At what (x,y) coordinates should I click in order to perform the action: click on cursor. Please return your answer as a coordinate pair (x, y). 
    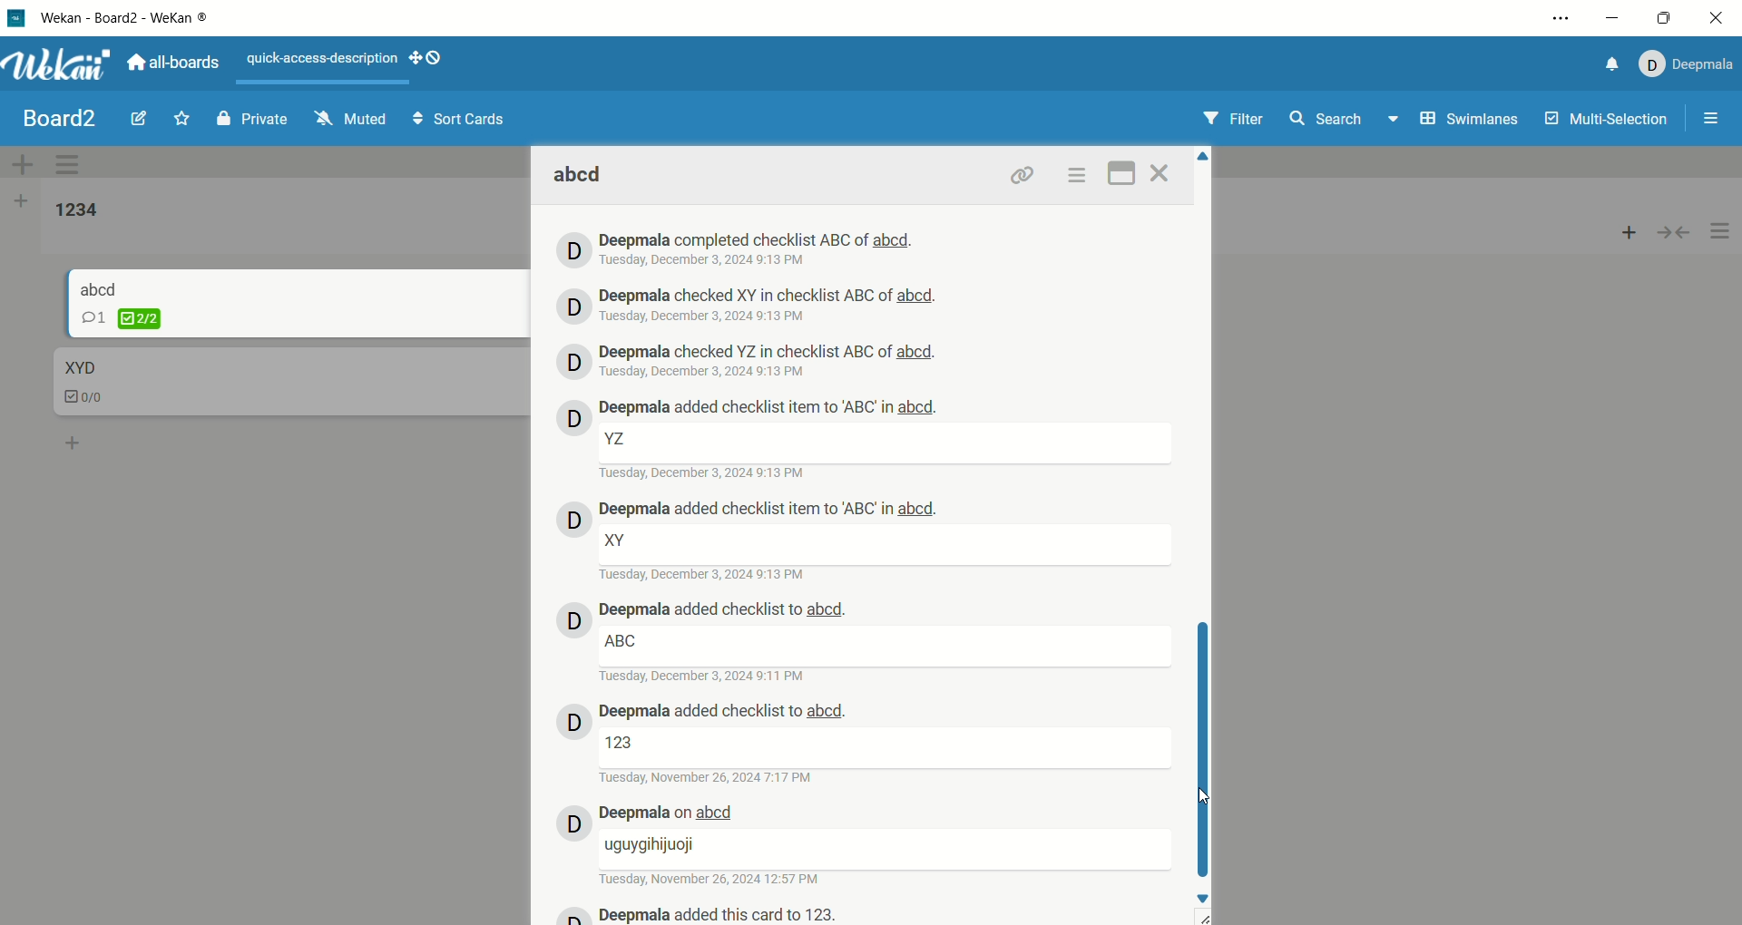
    Looking at the image, I should click on (1207, 799).